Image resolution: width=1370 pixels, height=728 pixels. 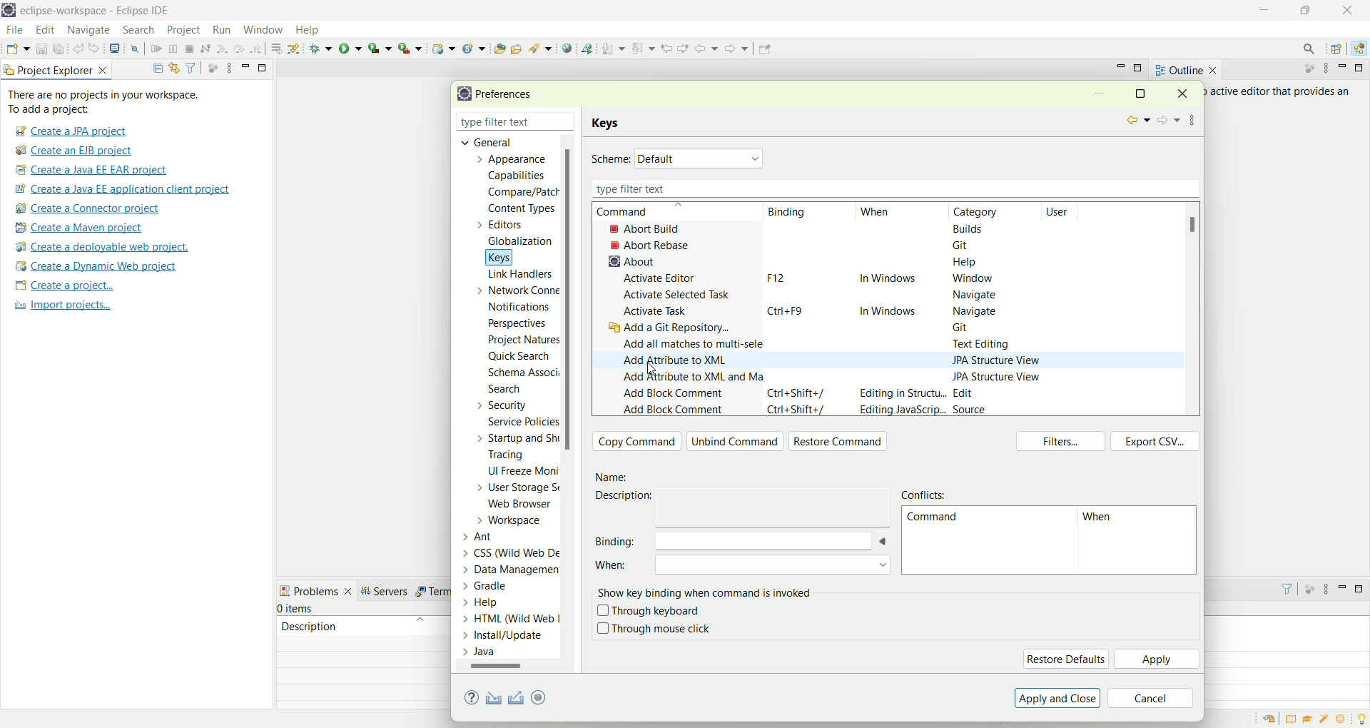 I want to click on export, so click(x=549, y=697).